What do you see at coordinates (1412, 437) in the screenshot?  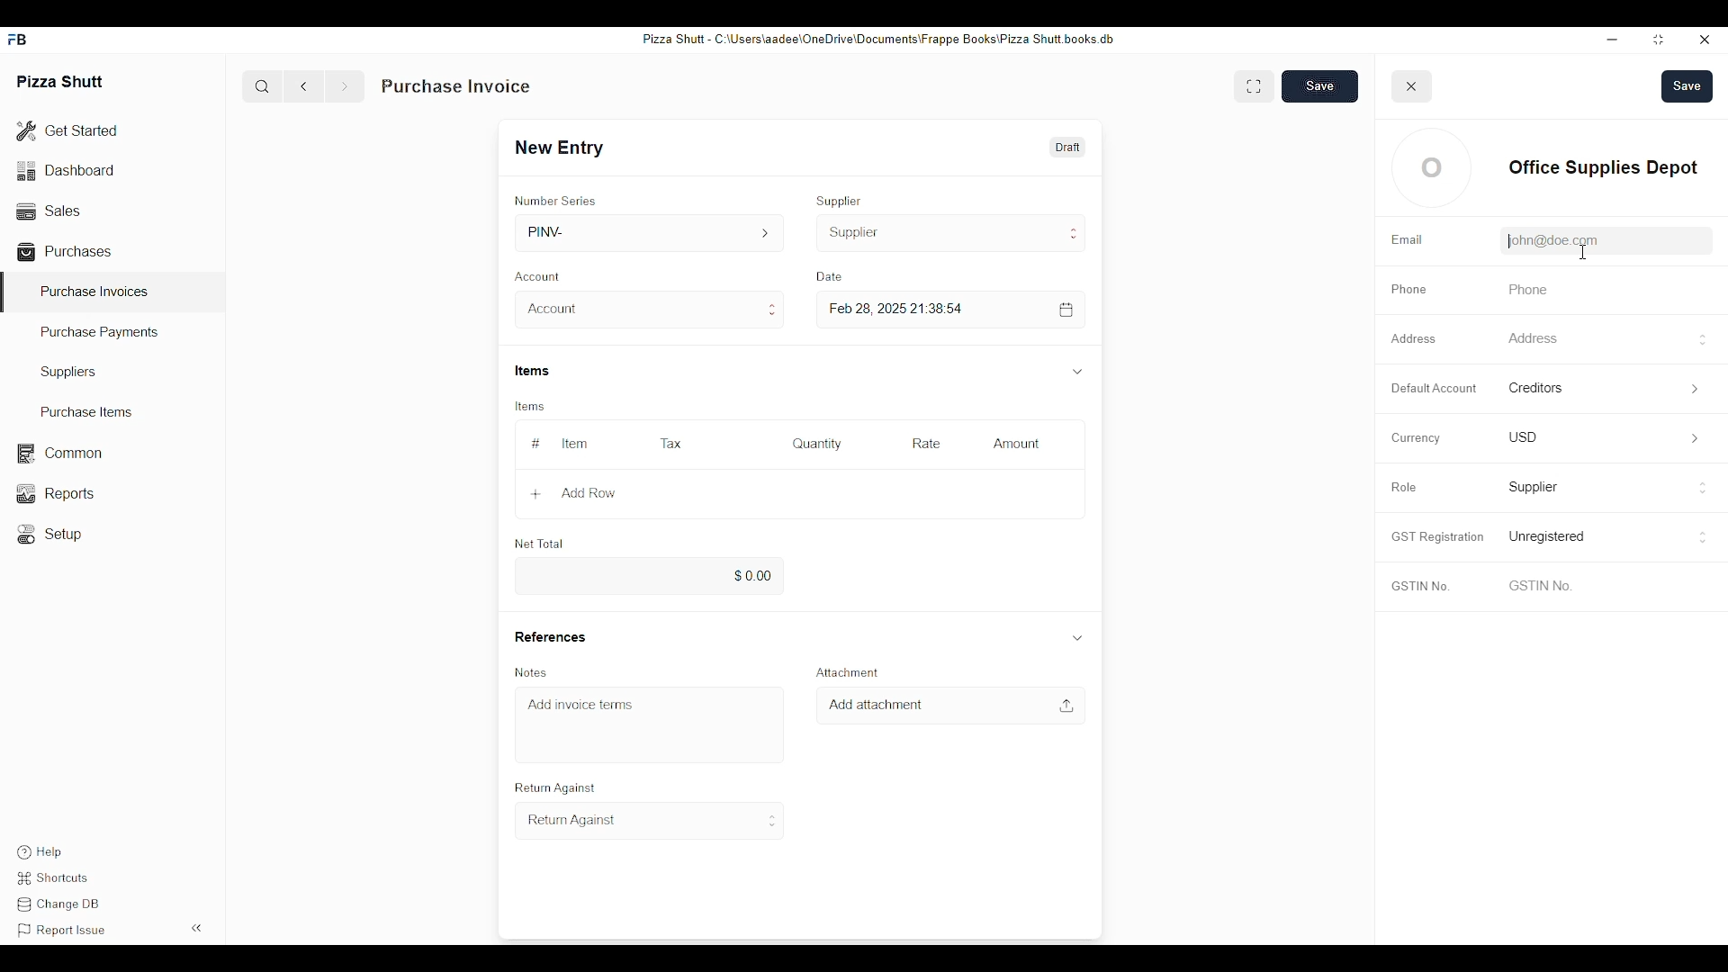 I see `Currency` at bounding box center [1412, 437].